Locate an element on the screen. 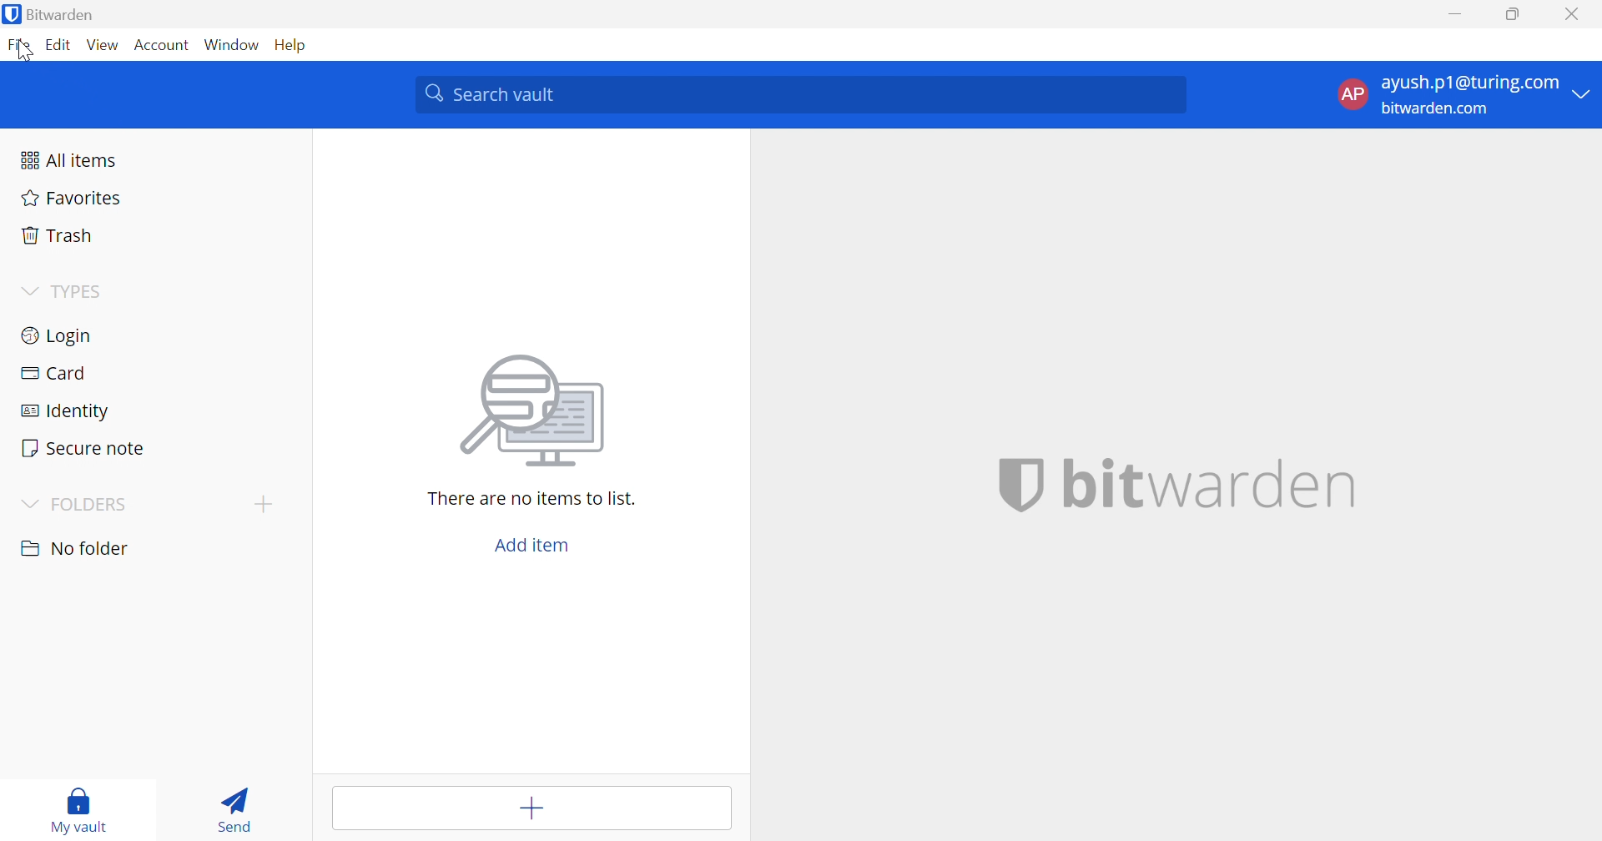 The height and width of the screenshot is (841, 1602). Add tem is located at coordinates (535, 808).